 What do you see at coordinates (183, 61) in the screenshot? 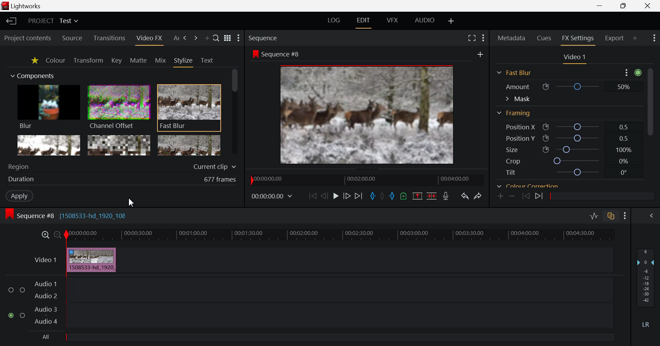
I see `Stylize Tab Open` at bounding box center [183, 61].